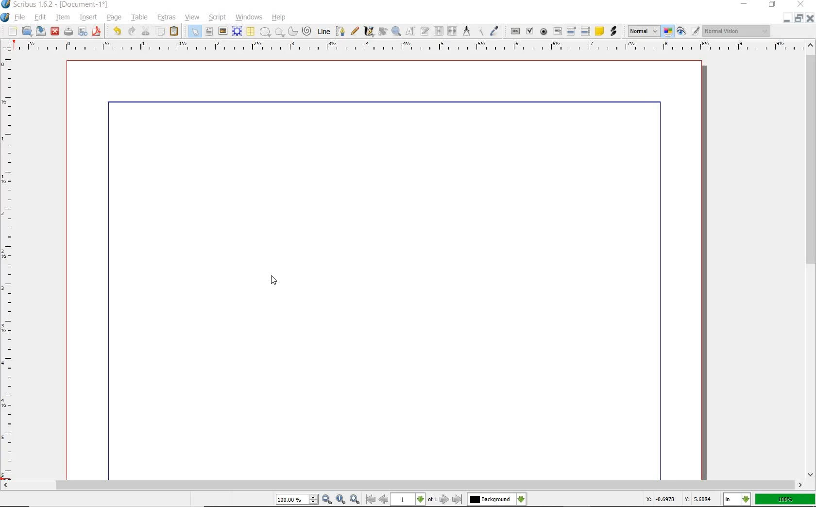  I want to click on TEXT FRAME, so click(209, 31).